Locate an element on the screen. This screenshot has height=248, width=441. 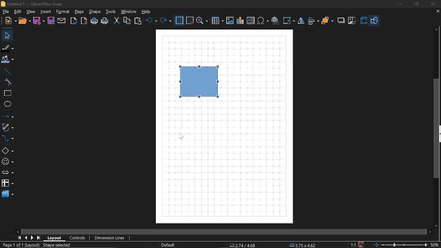
Attach is located at coordinates (62, 21).